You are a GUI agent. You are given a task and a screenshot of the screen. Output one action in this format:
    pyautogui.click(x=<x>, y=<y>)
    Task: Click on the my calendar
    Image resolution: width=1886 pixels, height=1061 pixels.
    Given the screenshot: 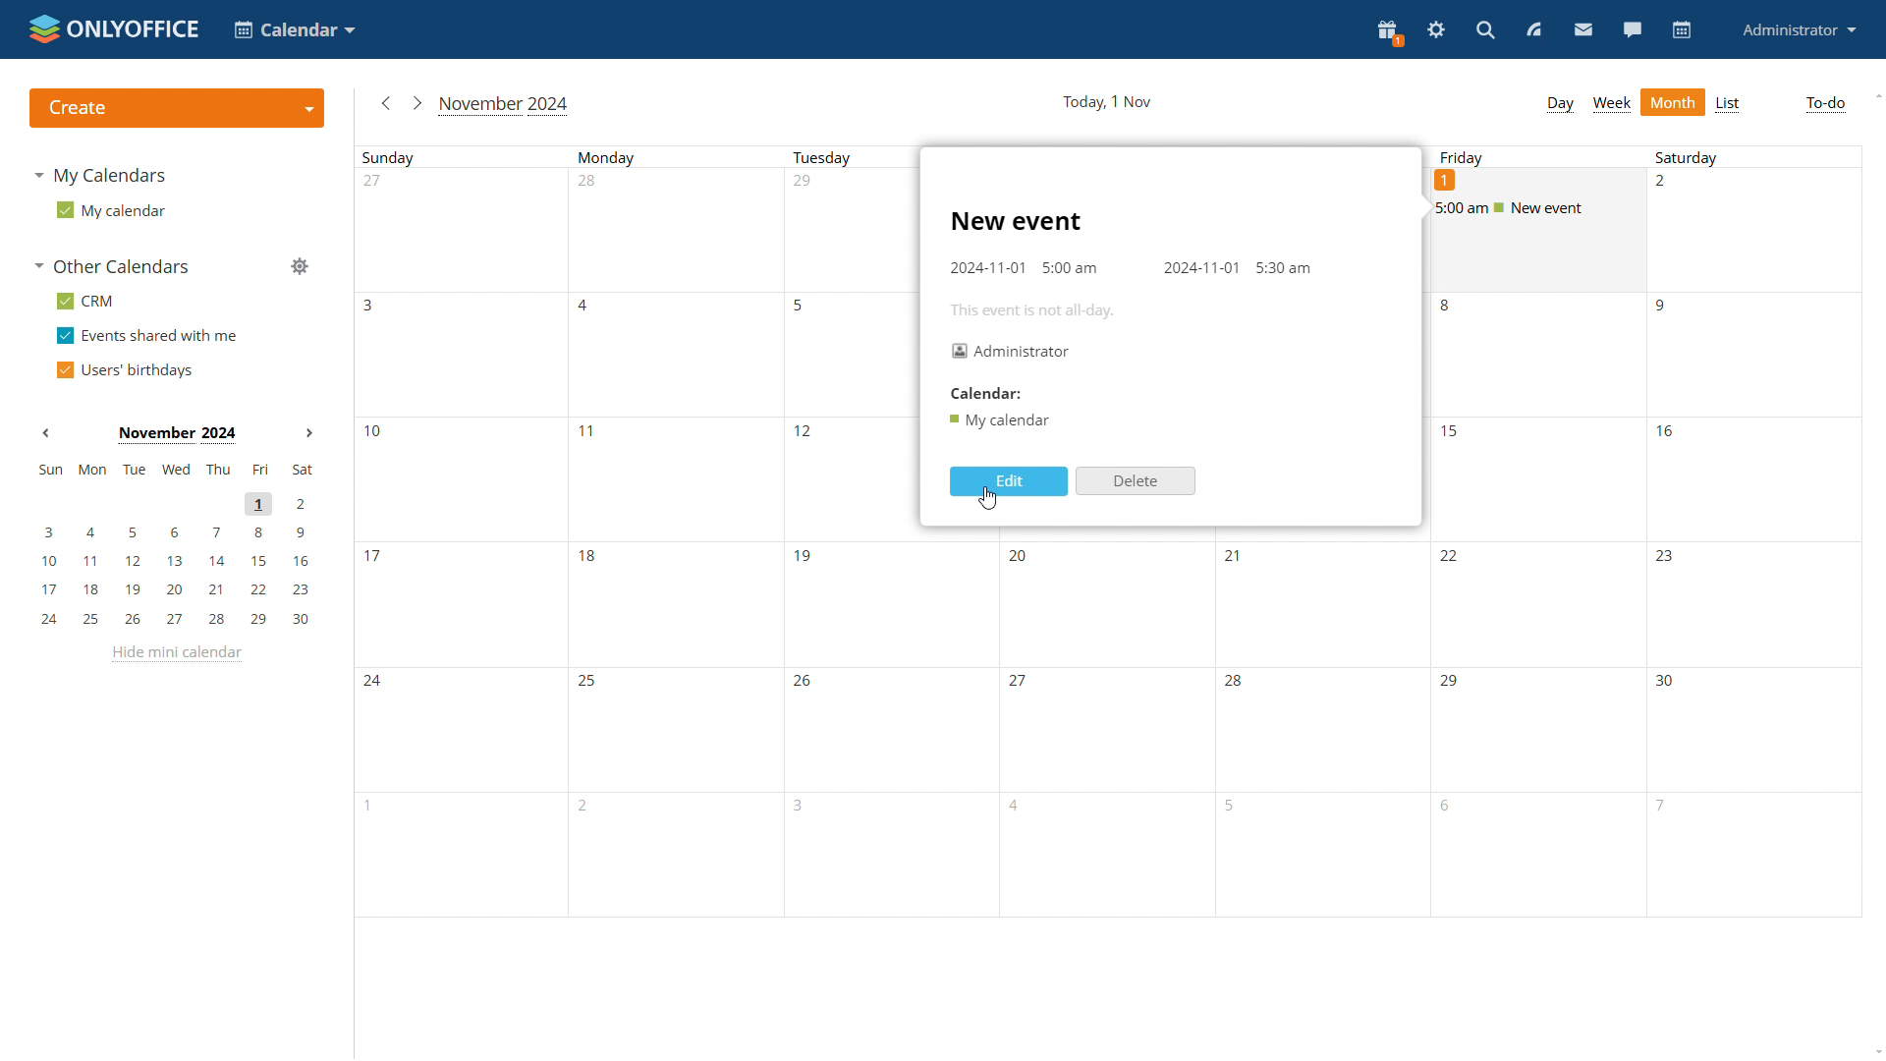 What is the action you would take?
    pyautogui.click(x=114, y=213)
    